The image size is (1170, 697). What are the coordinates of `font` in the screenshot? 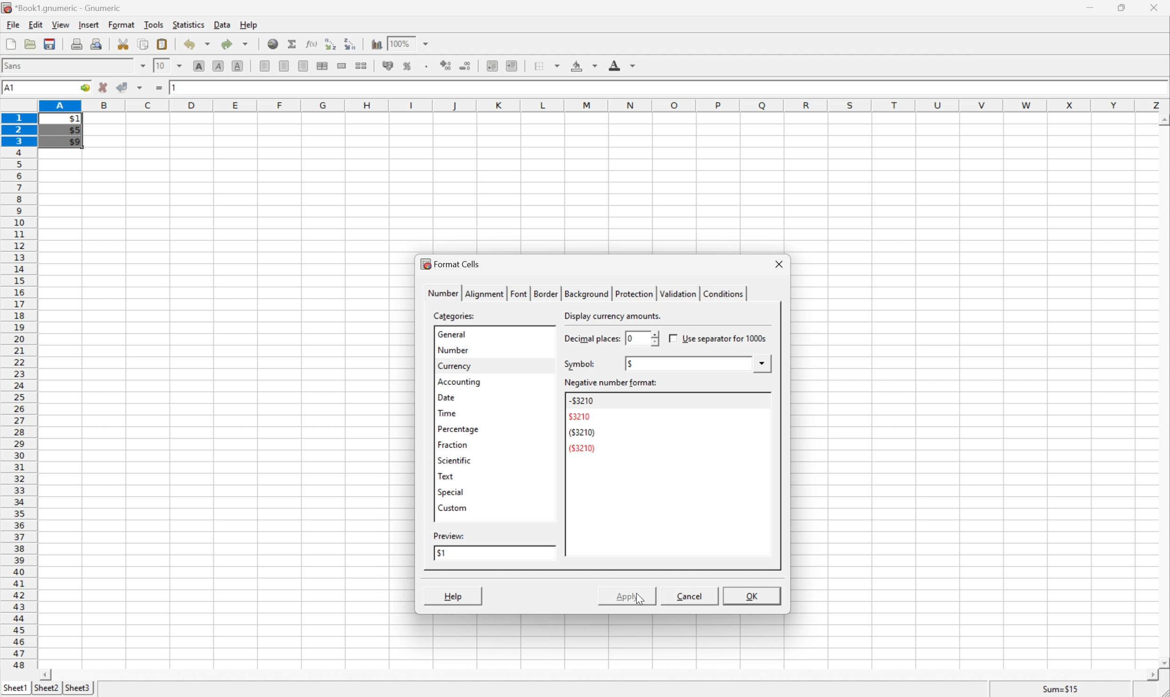 It's located at (18, 65).